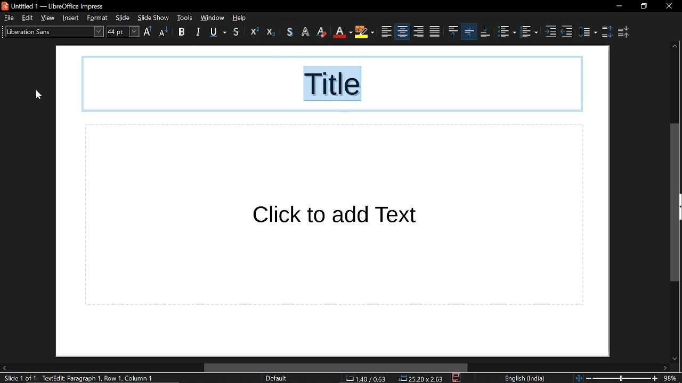 This screenshot has height=383, width=682. I want to click on save, so click(457, 379).